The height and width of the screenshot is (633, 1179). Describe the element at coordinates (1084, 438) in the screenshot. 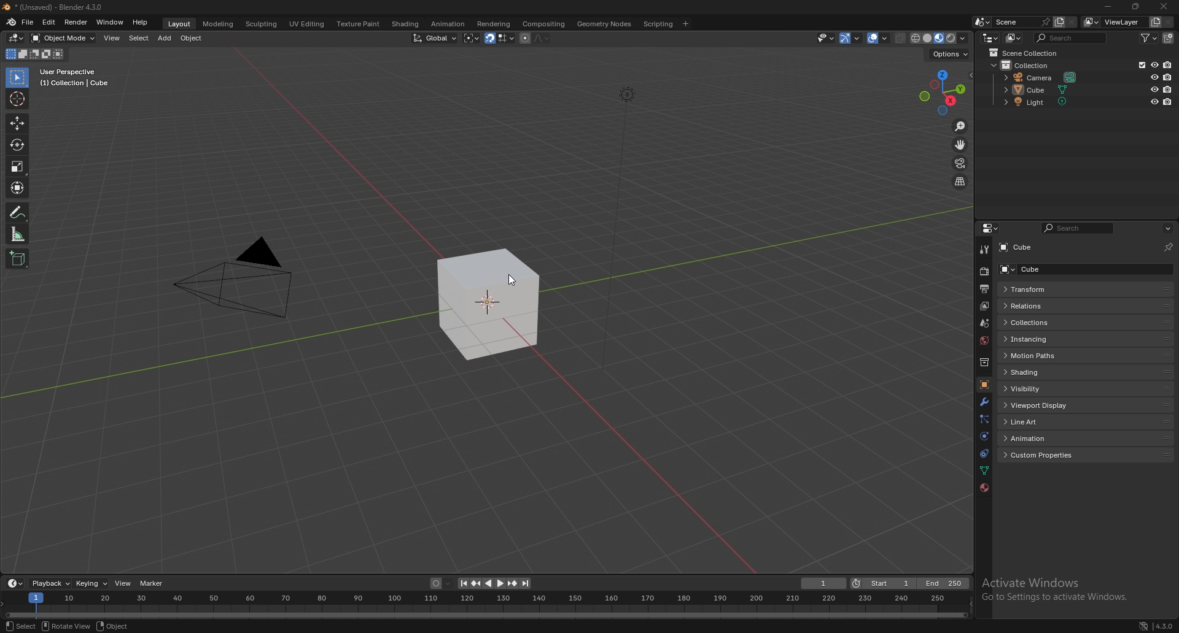

I see `animation` at that location.